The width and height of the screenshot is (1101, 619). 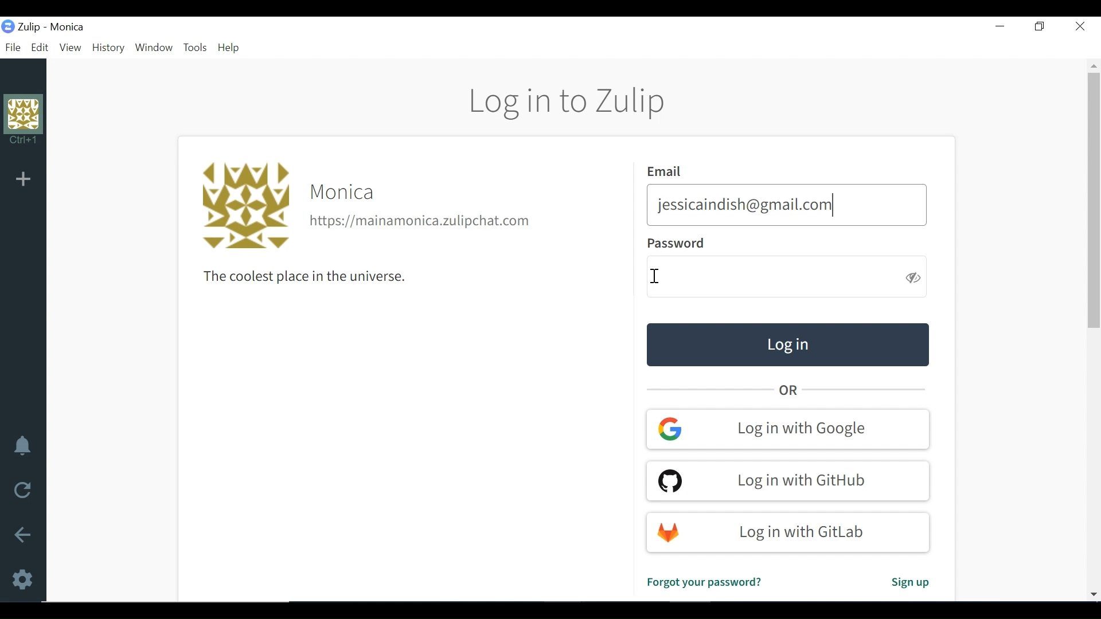 What do you see at coordinates (22, 179) in the screenshot?
I see `Add Organisation` at bounding box center [22, 179].